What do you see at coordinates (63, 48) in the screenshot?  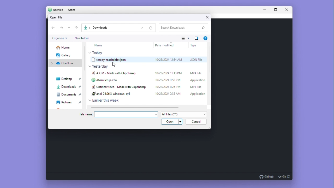 I see `Home` at bounding box center [63, 48].